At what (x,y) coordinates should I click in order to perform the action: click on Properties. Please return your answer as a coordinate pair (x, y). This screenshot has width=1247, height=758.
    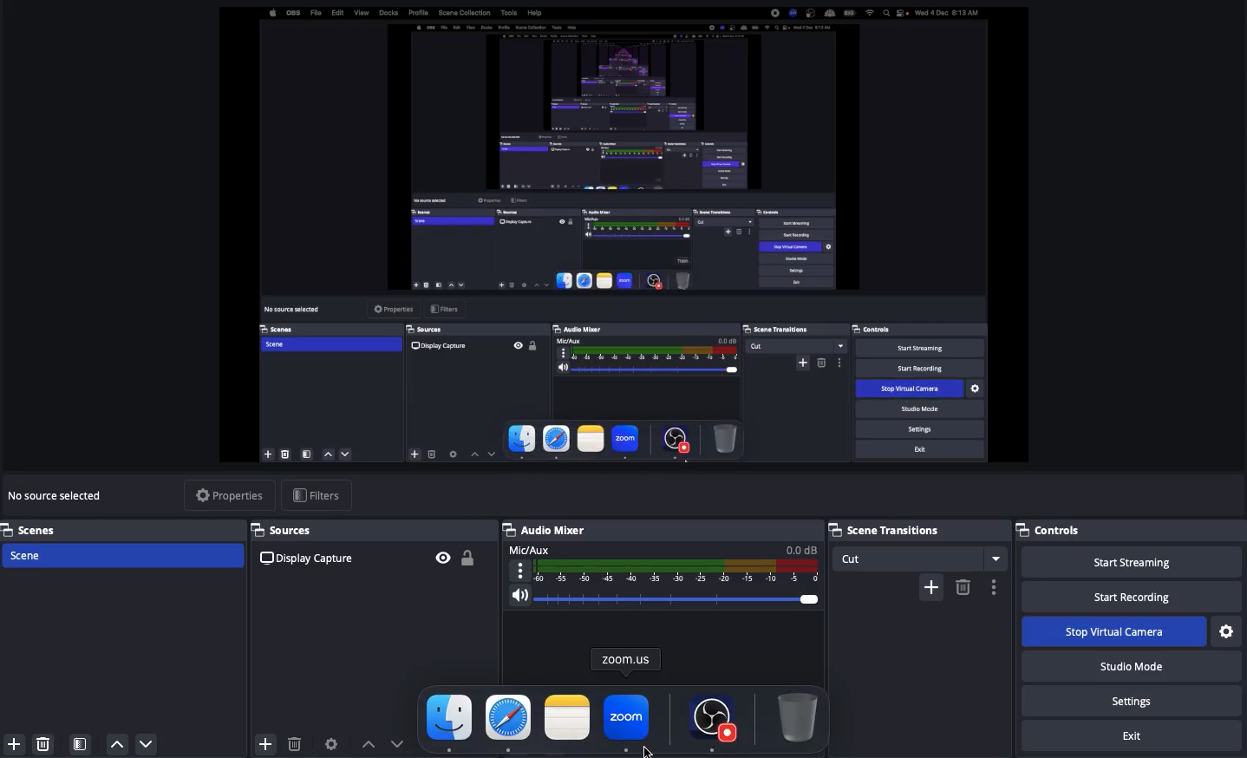
    Looking at the image, I should click on (230, 493).